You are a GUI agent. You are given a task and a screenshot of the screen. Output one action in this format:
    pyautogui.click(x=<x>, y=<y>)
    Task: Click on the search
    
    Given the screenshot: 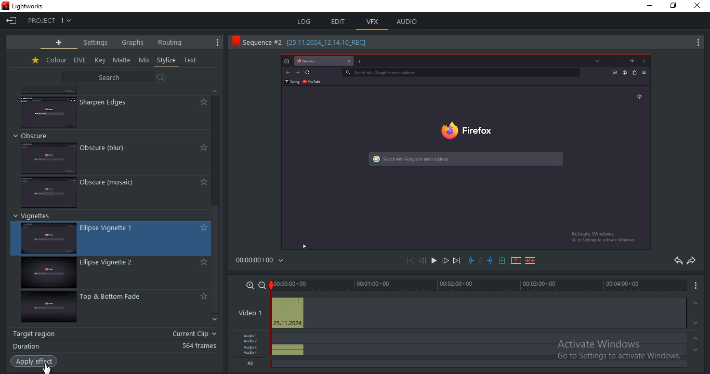 What is the action you would take?
    pyautogui.click(x=114, y=77)
    